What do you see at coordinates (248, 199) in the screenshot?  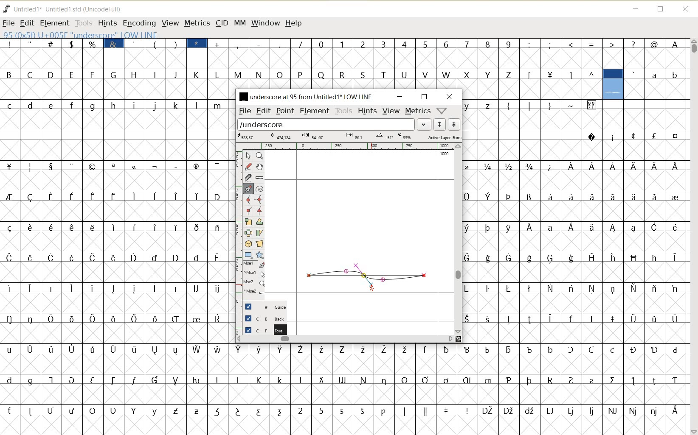 I see `add a curve point` at bounding box center [248, 199].